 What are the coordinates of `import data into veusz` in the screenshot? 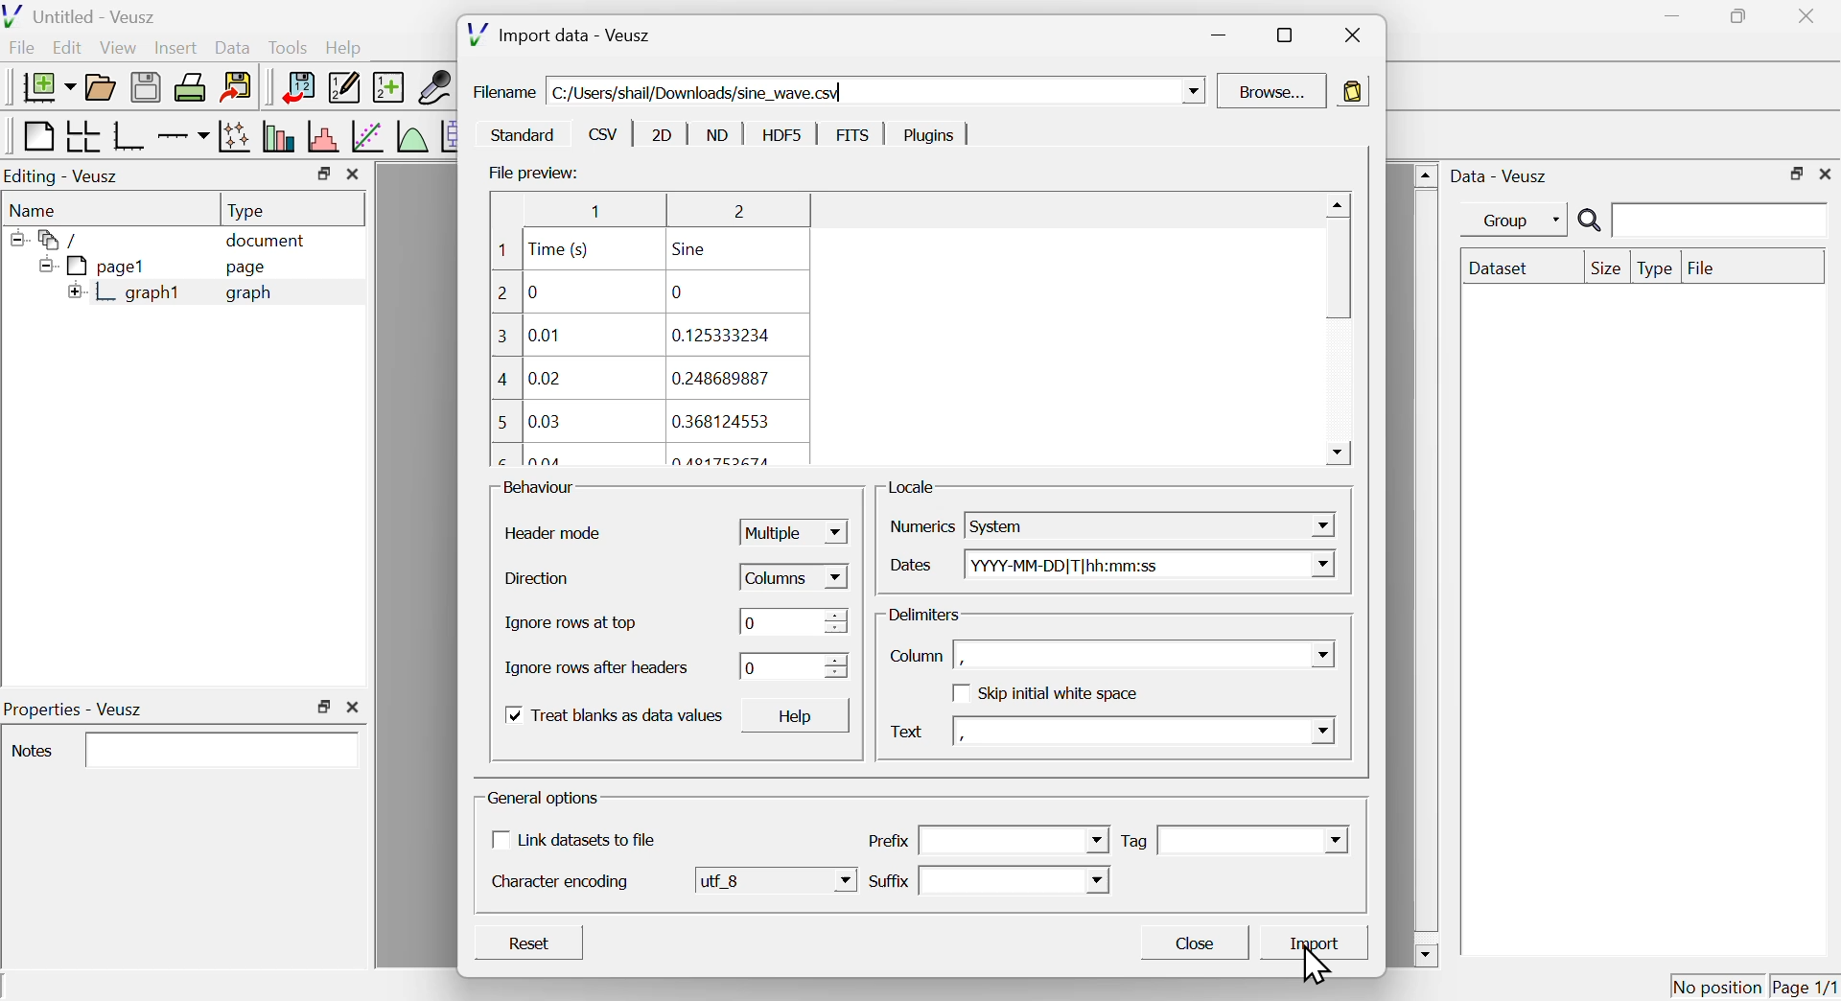 It's located at (296, 88).